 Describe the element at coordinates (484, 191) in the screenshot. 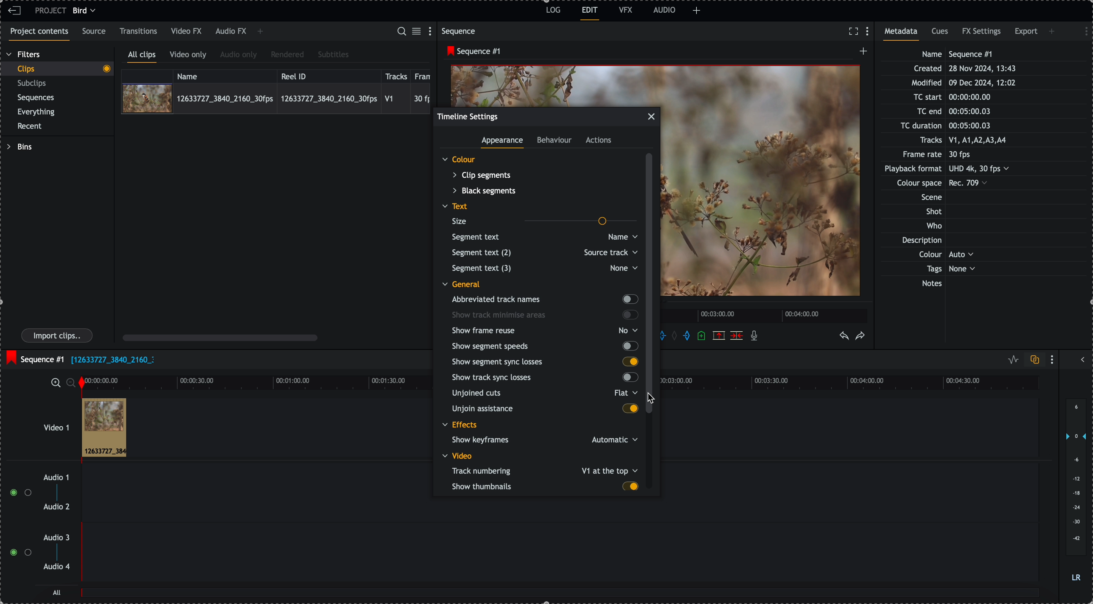

I see `black segments` at that location.